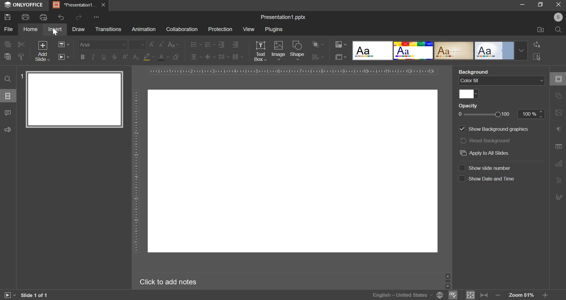  What do you see at coordinates (64, 57) in the screenshot?
I see `slideshow` at bounding box center [64, 57].